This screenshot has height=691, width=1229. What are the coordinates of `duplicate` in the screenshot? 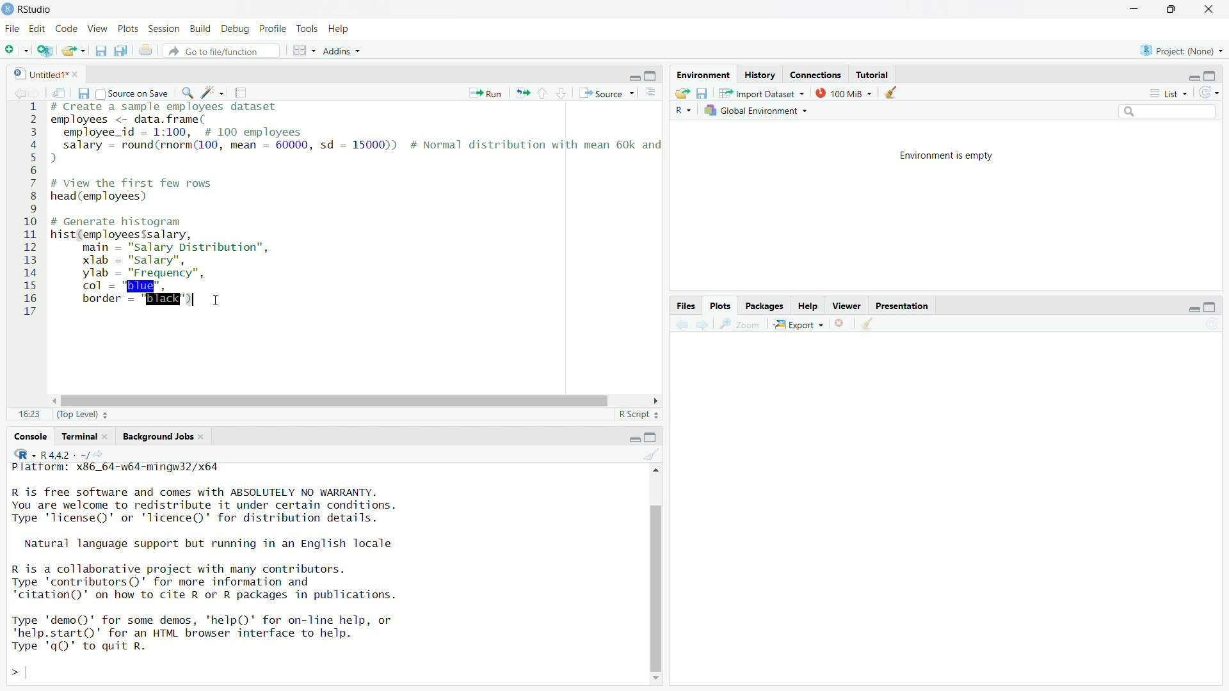 It's located at (122, 51).